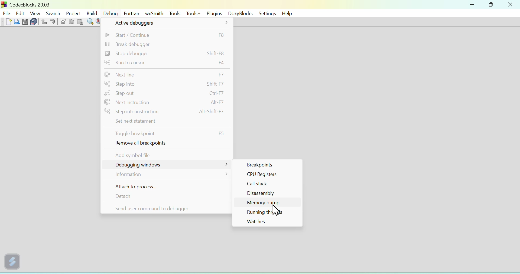 This screenshot has height=274, width=520. Describe the element at coordinates (153, 13) in the screenshot. I see `wxSmith` at that location.